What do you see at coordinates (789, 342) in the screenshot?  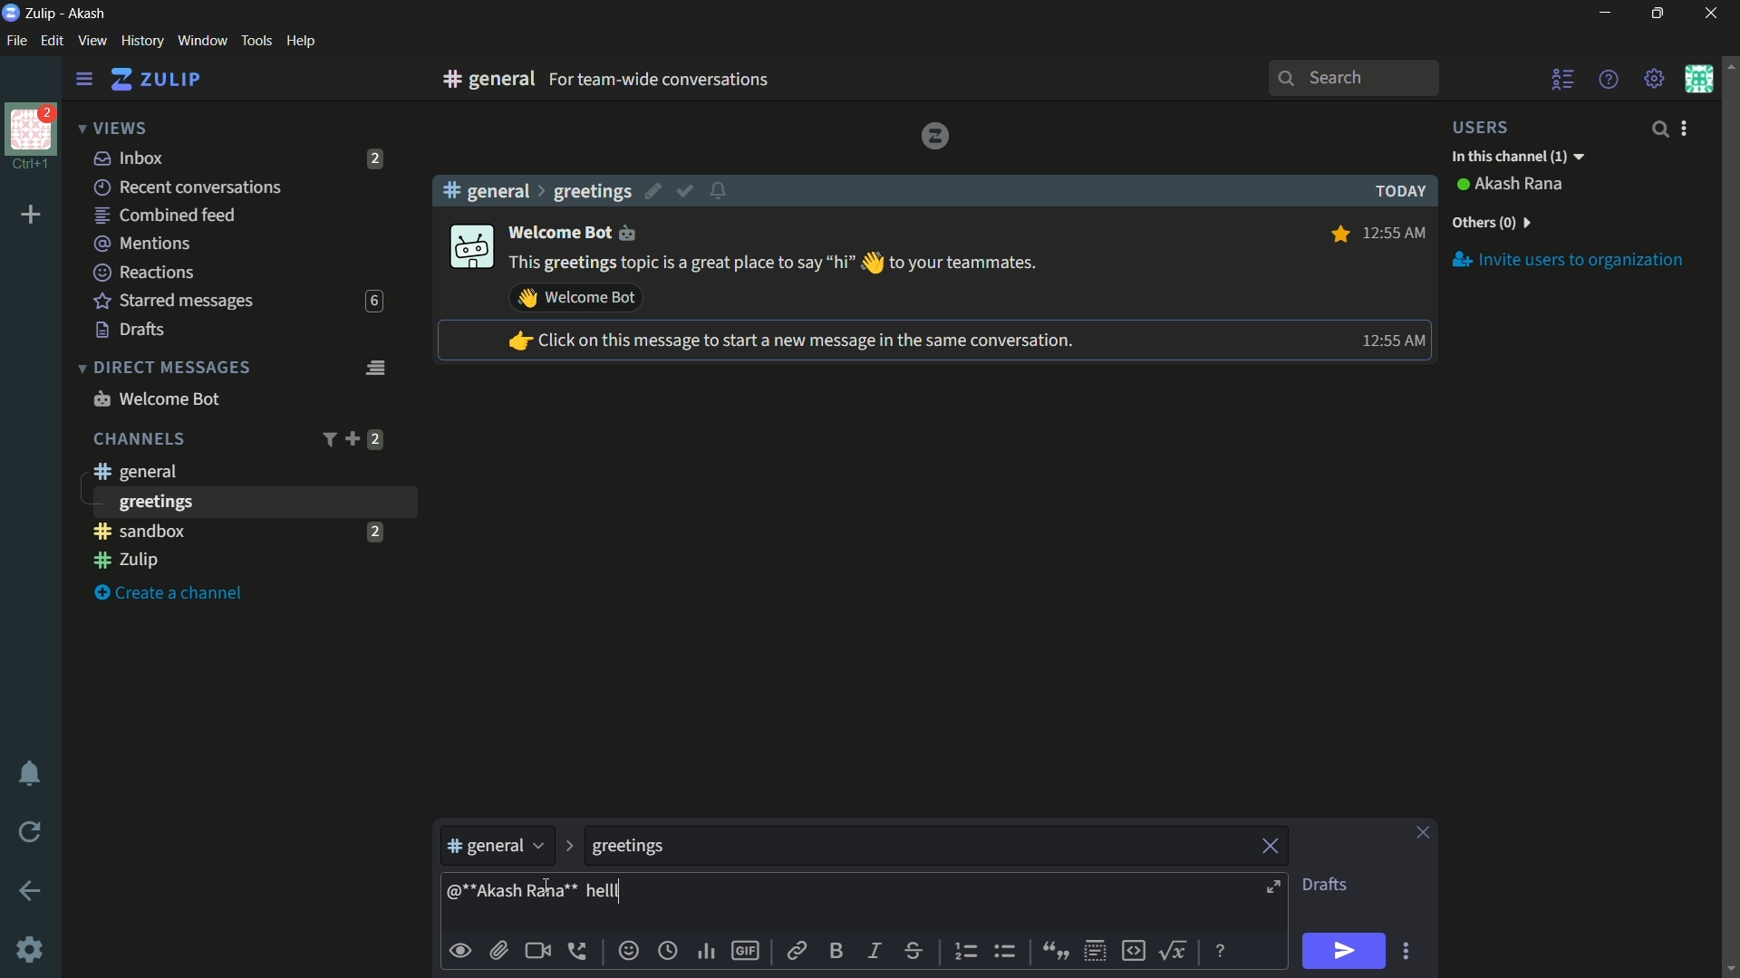 I see `Click on this message to start a new message in the same conversation` at bounding box center [789, 342].